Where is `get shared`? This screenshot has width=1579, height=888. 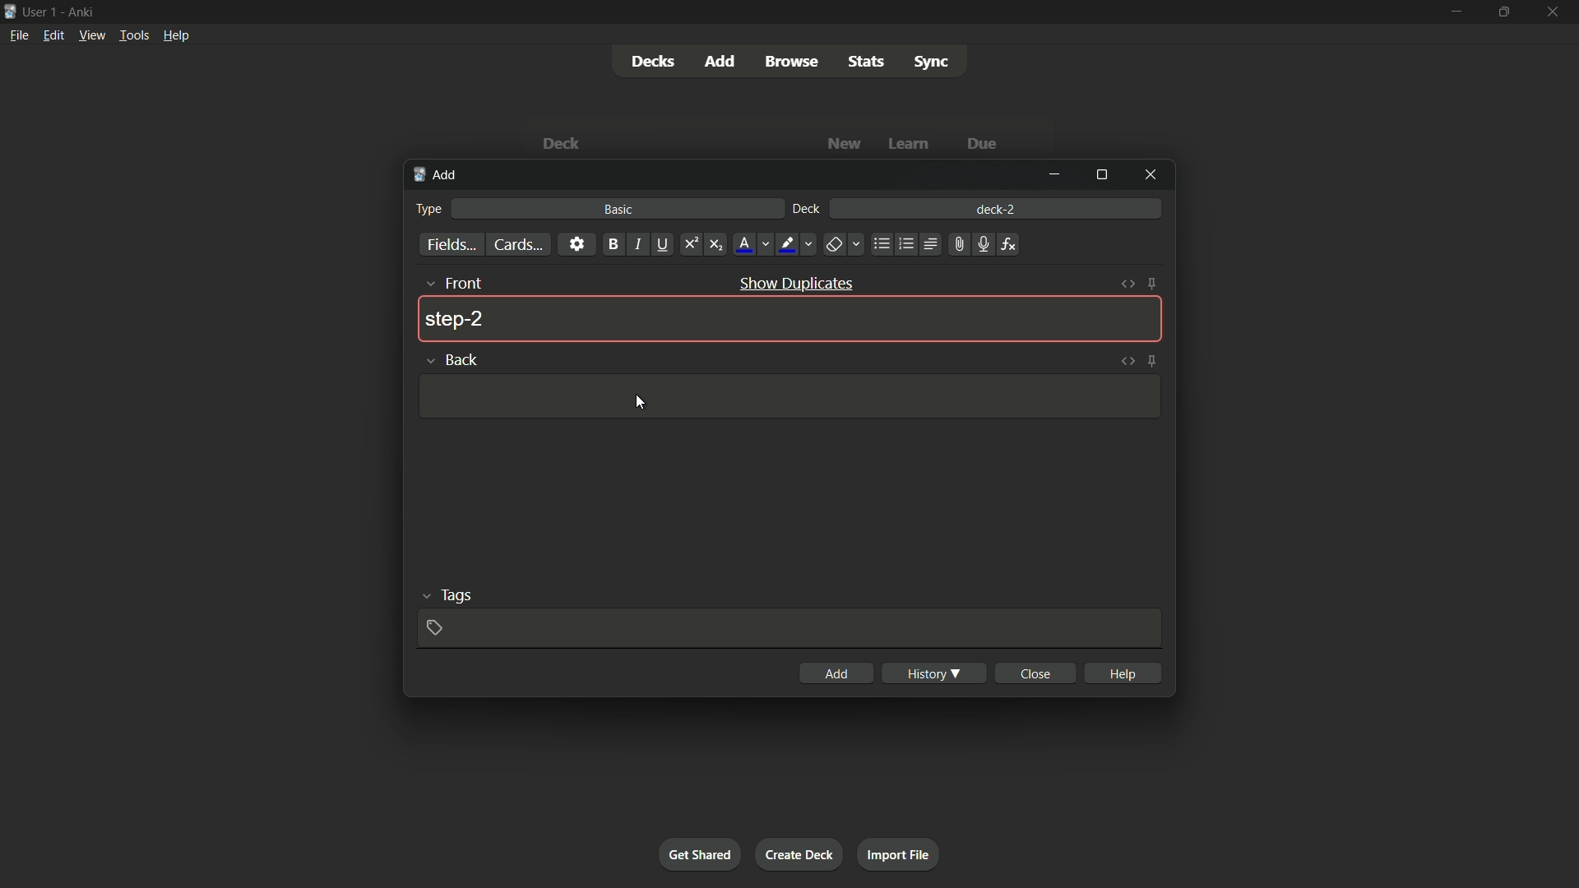
get shared is located at coordinates (702, 854).